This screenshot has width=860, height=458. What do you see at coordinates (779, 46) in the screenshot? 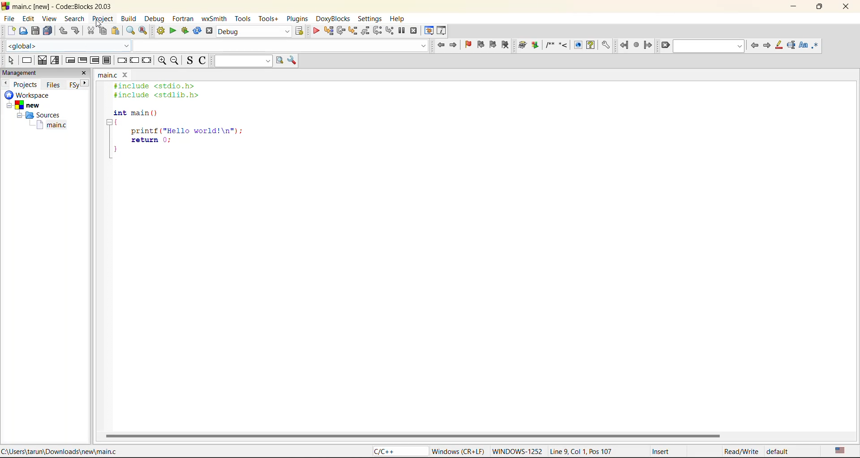
I see `highlight` at bounding box center [779, 46].